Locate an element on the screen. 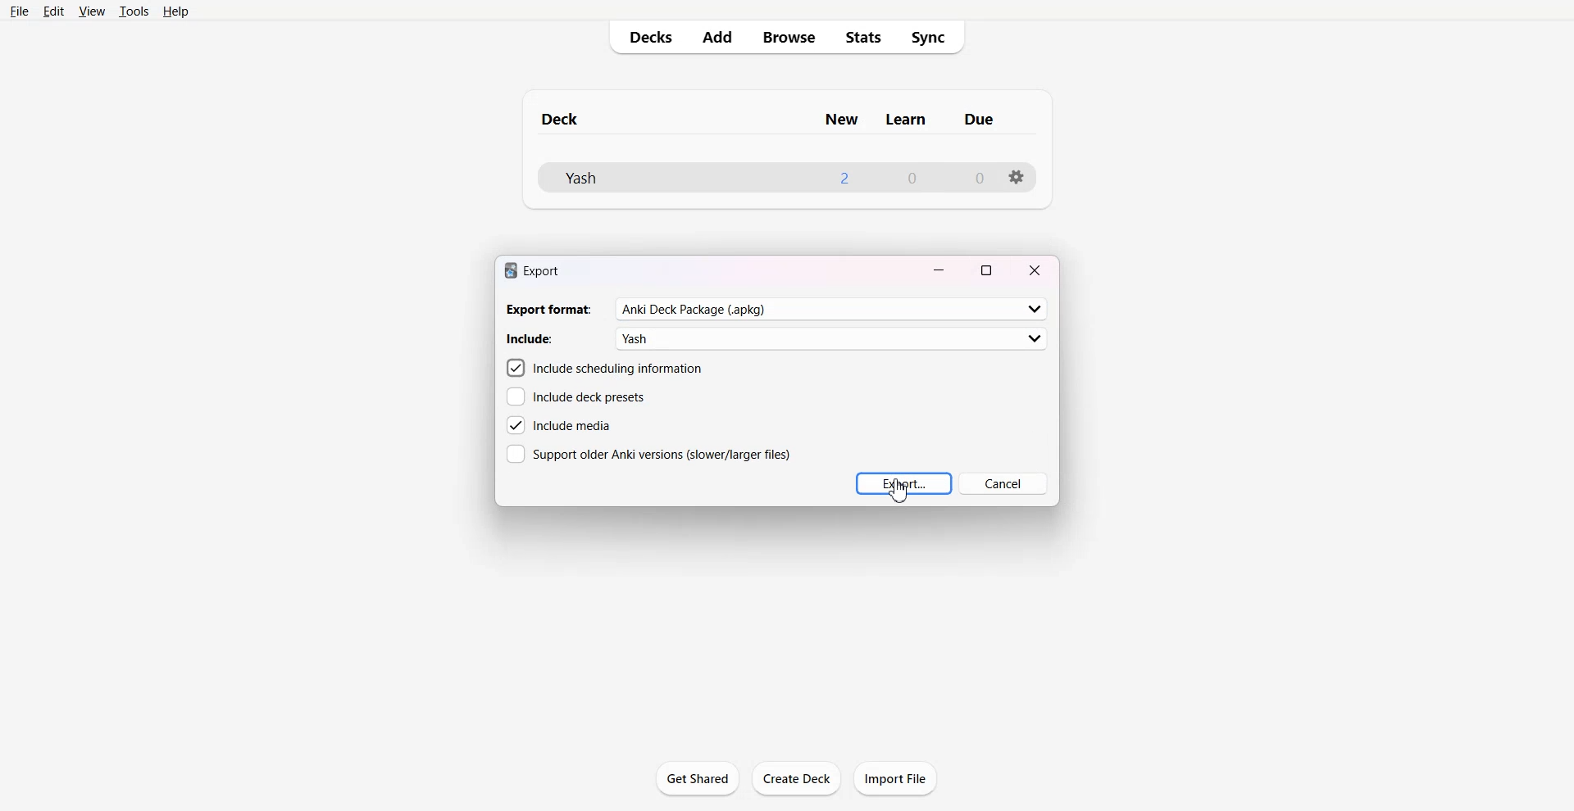 This screenshot has height=811, width=1574. Cursor is located at coordinates (898, 492).